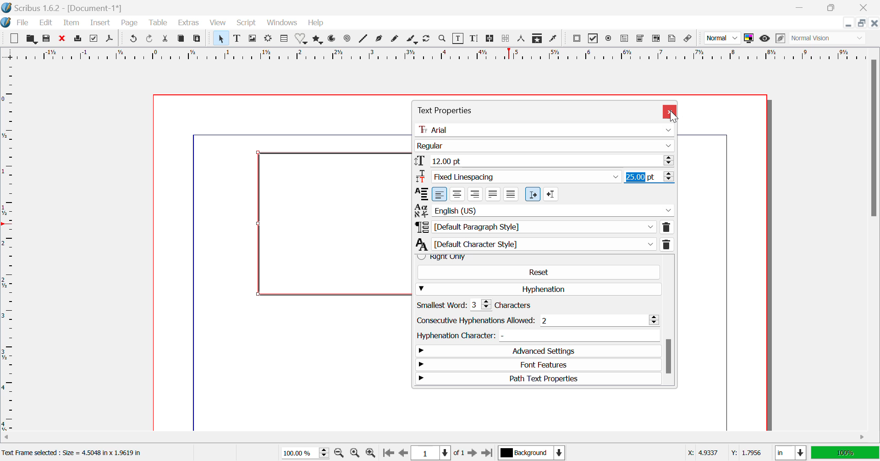 This screenshot has width=880, height=461. What do you see at coordinates (500, 109) in the screenshot?
I see `Text Properties` at bounding box center [500, 109].